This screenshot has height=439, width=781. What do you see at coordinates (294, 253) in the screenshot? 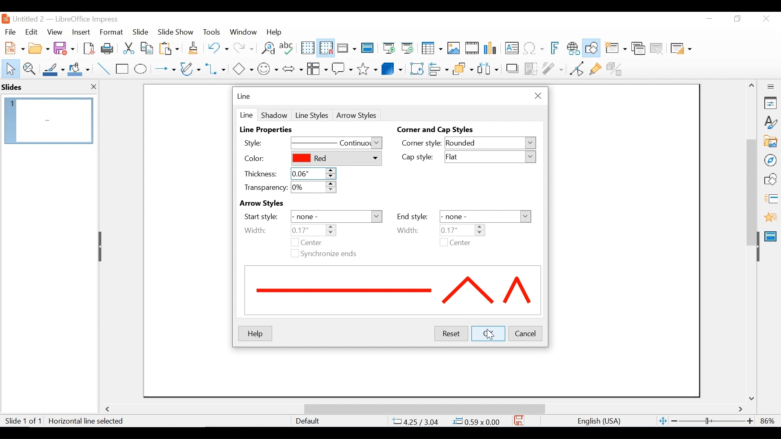
I see `checkbox` at bounding box center [294, 253].